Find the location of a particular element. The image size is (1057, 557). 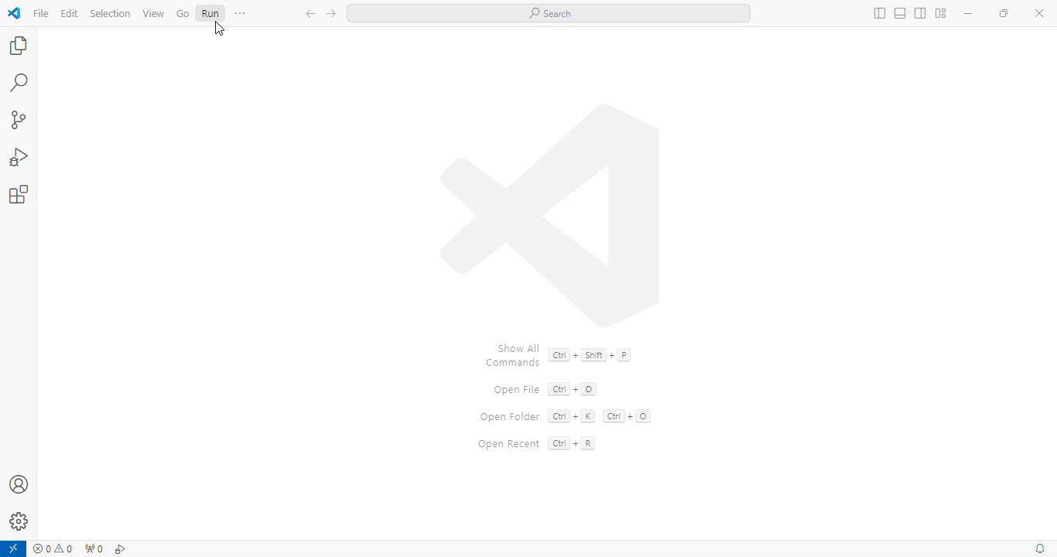

open recent is located at coordinates (508, 444).